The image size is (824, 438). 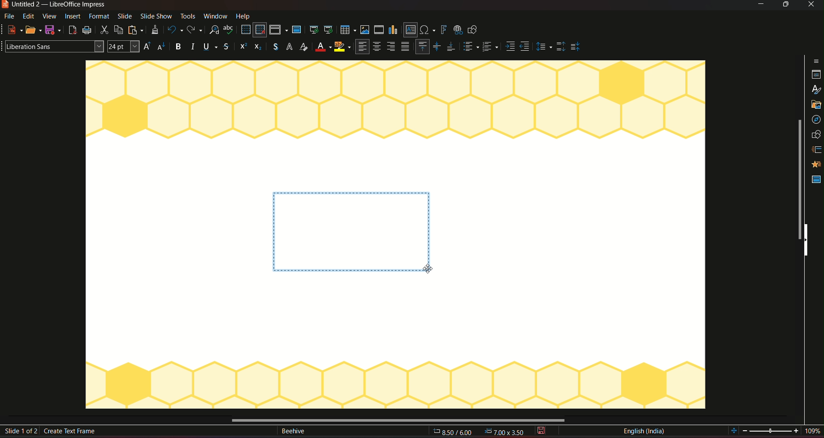 I want to click on display views, so click(x=278, y=30).